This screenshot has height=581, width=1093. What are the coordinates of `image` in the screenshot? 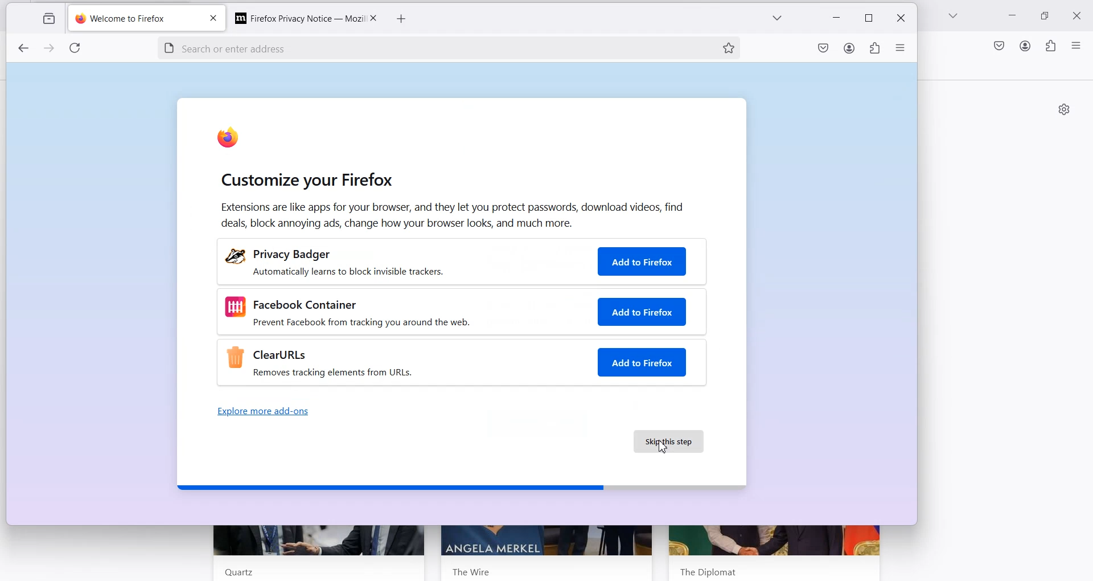 It's located at (232, 257).